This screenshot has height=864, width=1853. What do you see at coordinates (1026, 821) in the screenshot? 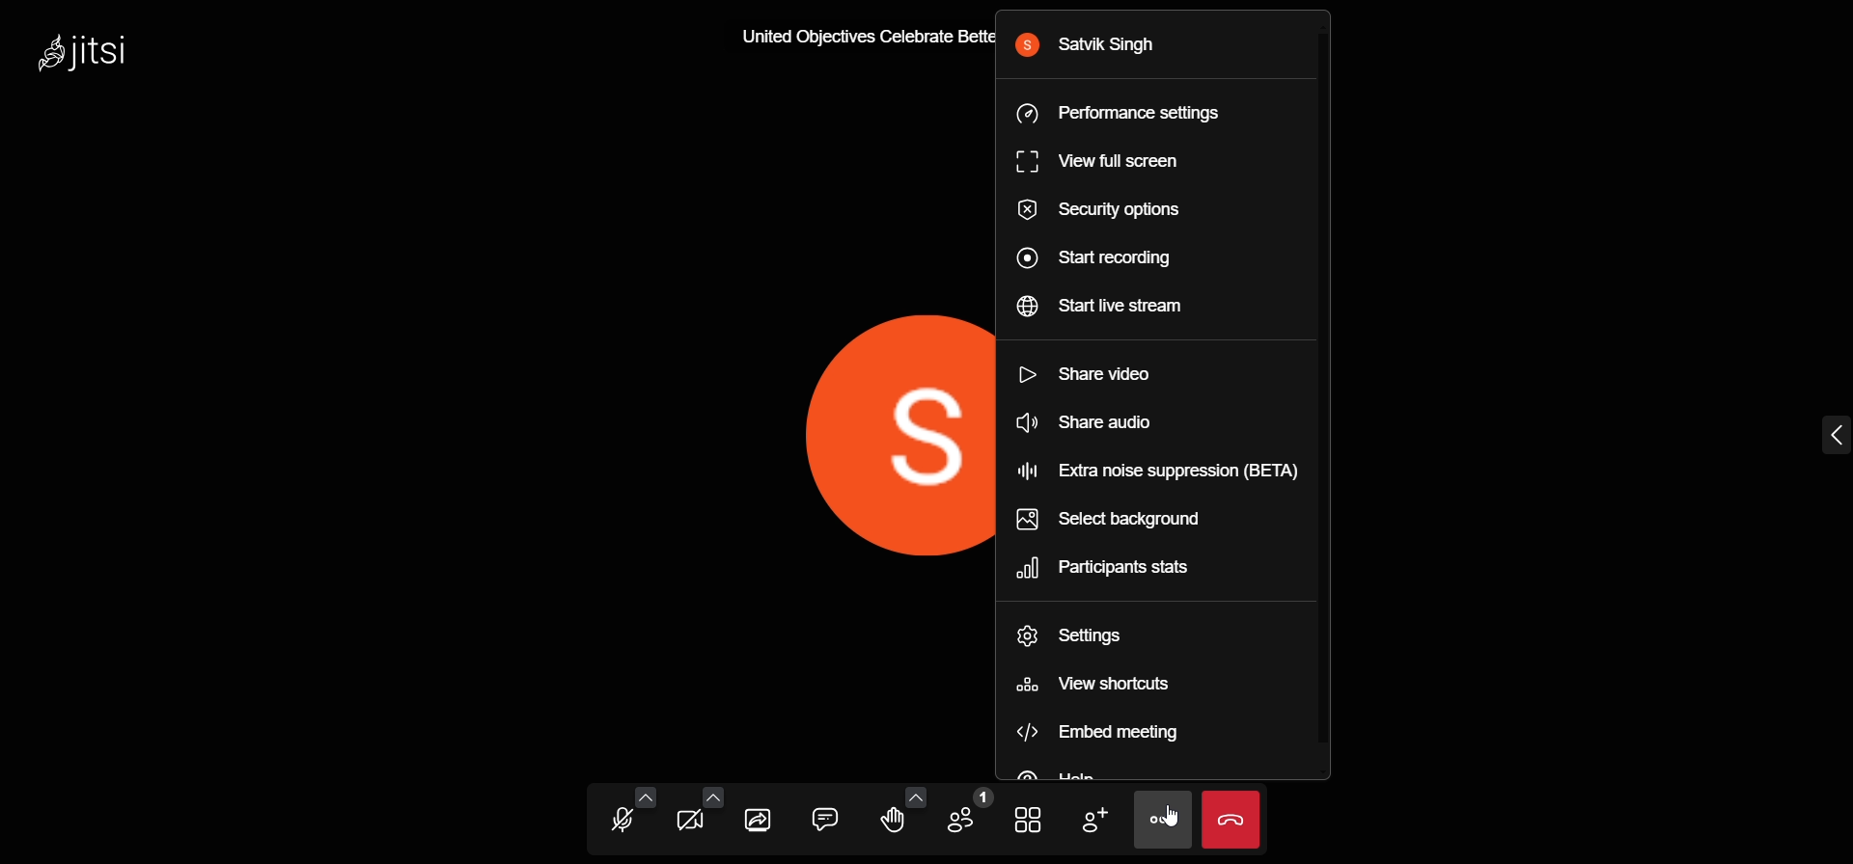
I see `tile view` at bounding box center [1026, 821].